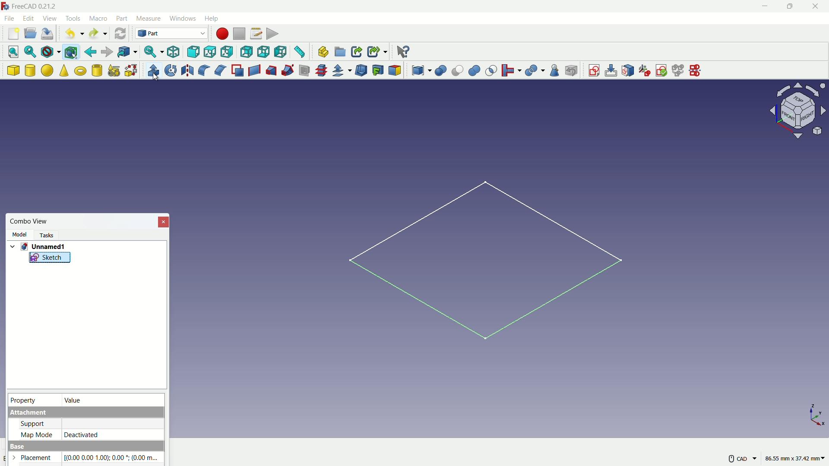 The image size is (829, 466). I want to click on cone, so click(64, 70).